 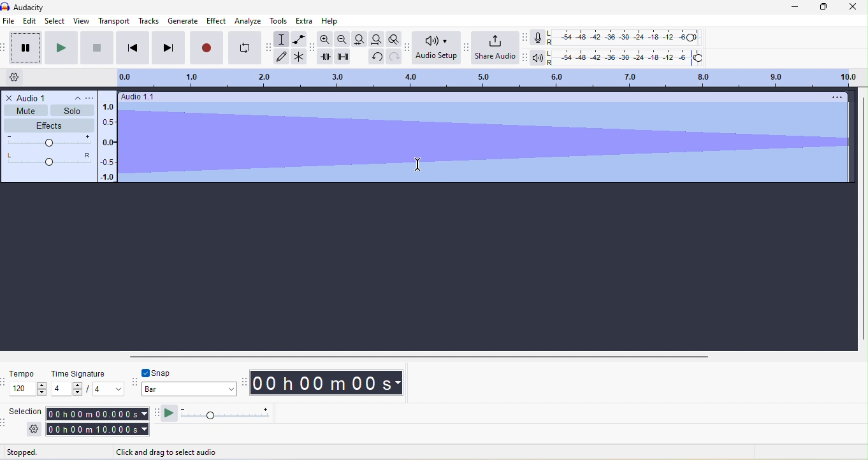 I want to click on tempo, so click(x=22, y=373).